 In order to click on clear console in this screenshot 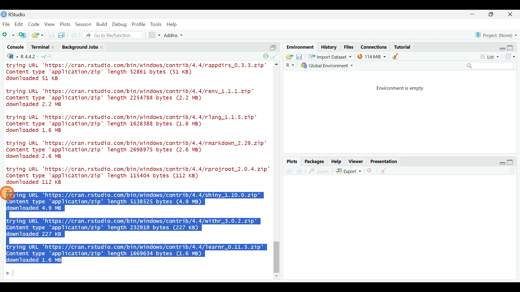, I will do `click(275, 56)`.